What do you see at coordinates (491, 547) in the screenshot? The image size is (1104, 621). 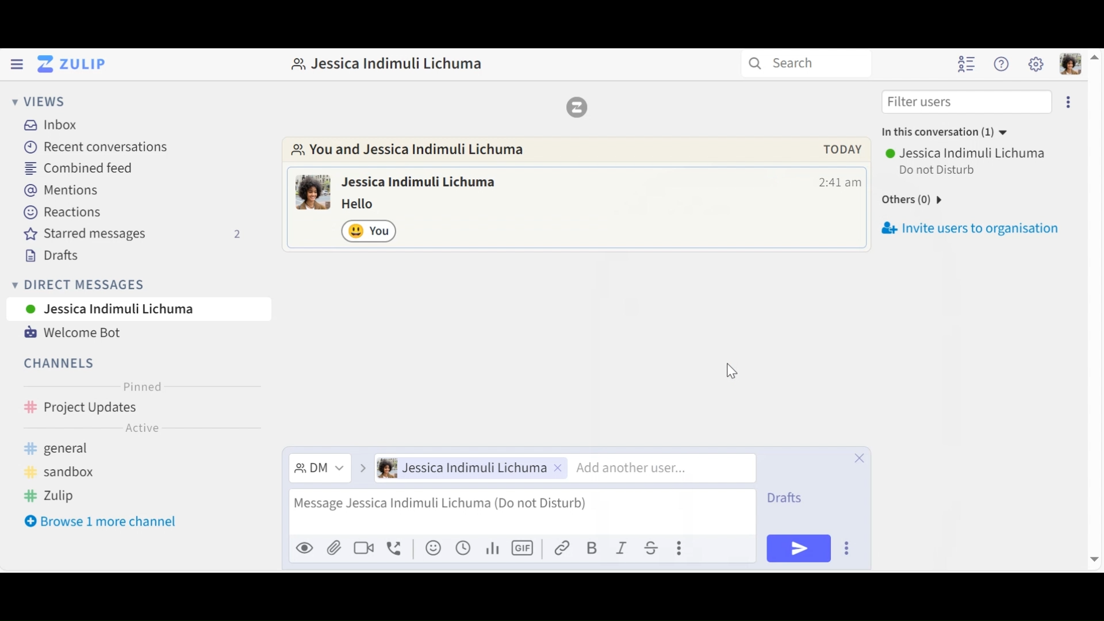 I see `Add Polls` at bounding box center [491, 547].